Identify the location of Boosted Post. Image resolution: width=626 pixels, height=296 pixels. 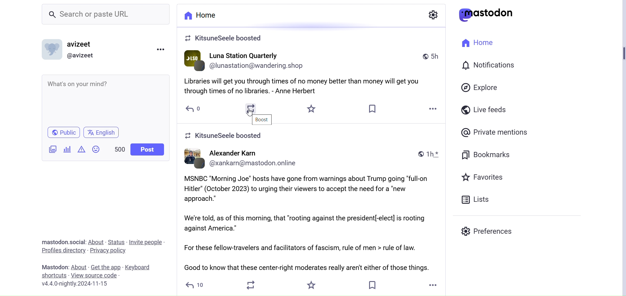
(228, 39).